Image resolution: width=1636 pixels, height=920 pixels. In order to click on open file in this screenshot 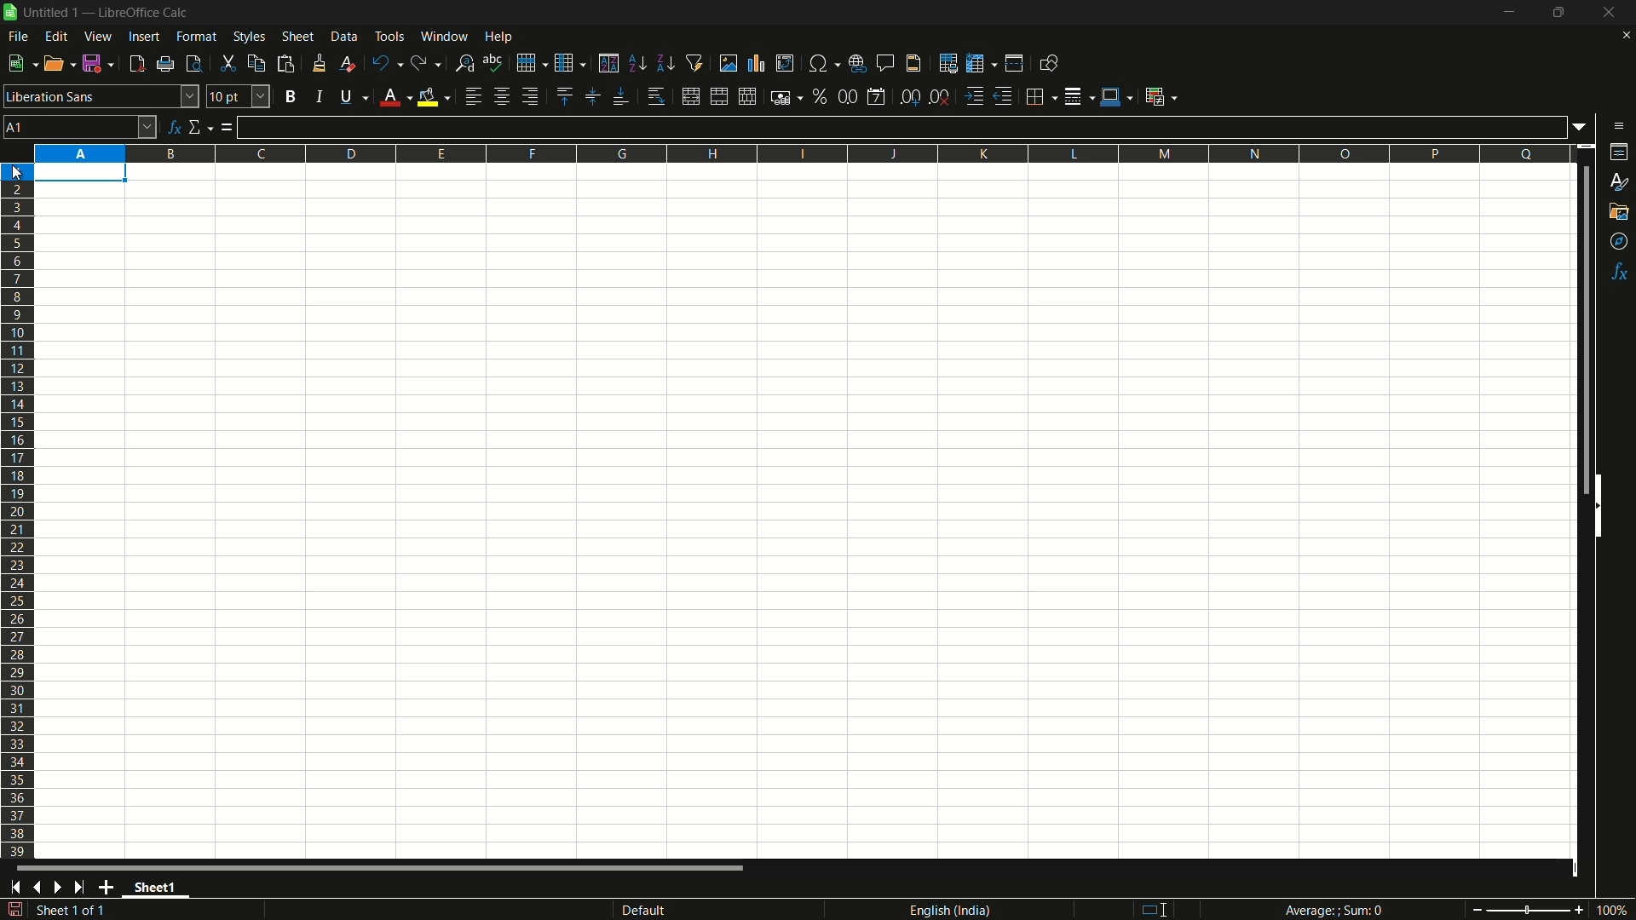, I will do `click(60, 64)`.